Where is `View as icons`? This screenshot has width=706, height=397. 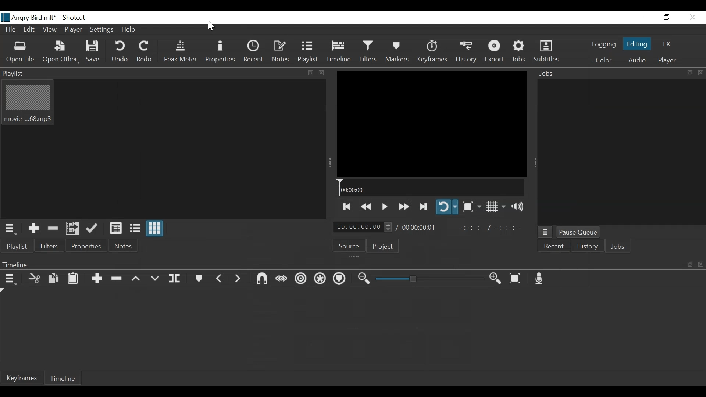 View as icons is located at coordinates (154, 228).